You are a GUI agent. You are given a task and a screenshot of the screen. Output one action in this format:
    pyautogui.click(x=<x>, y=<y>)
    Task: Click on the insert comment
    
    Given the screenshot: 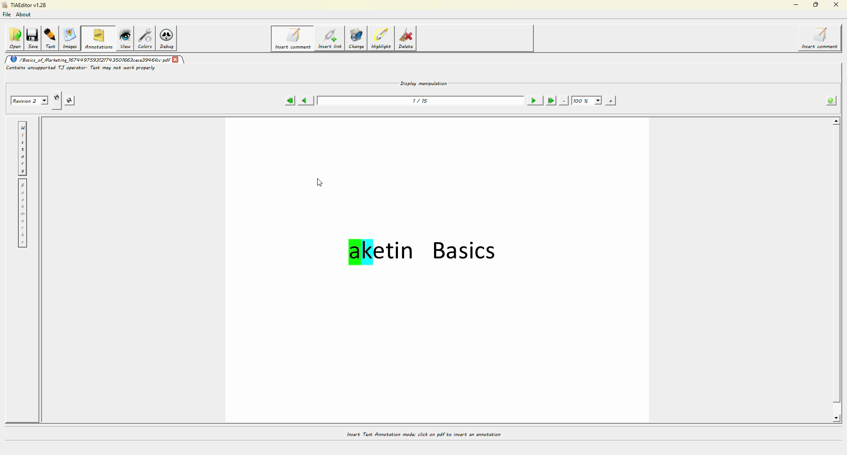 What is the action you would take?
    pyautogui.click(x=822, y=38)
    